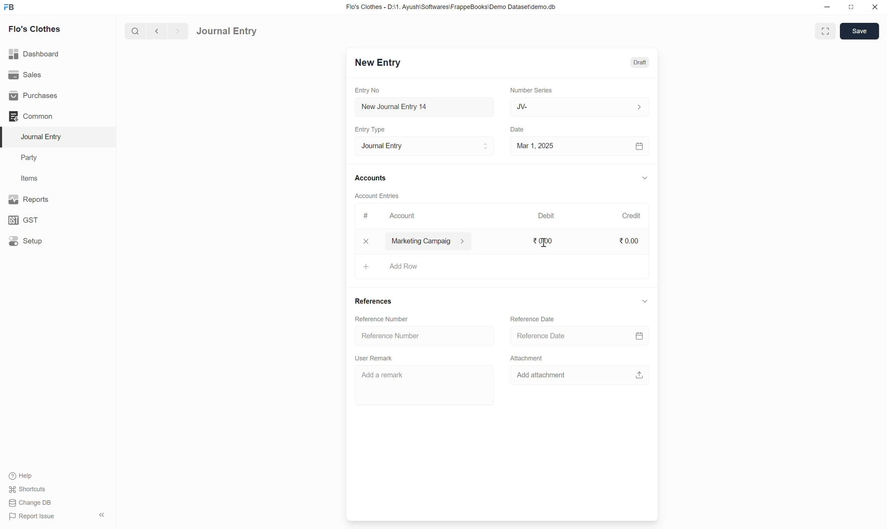 This screenshot has width=887, height=529. I want to click on Entry Type, so click(372, 129).